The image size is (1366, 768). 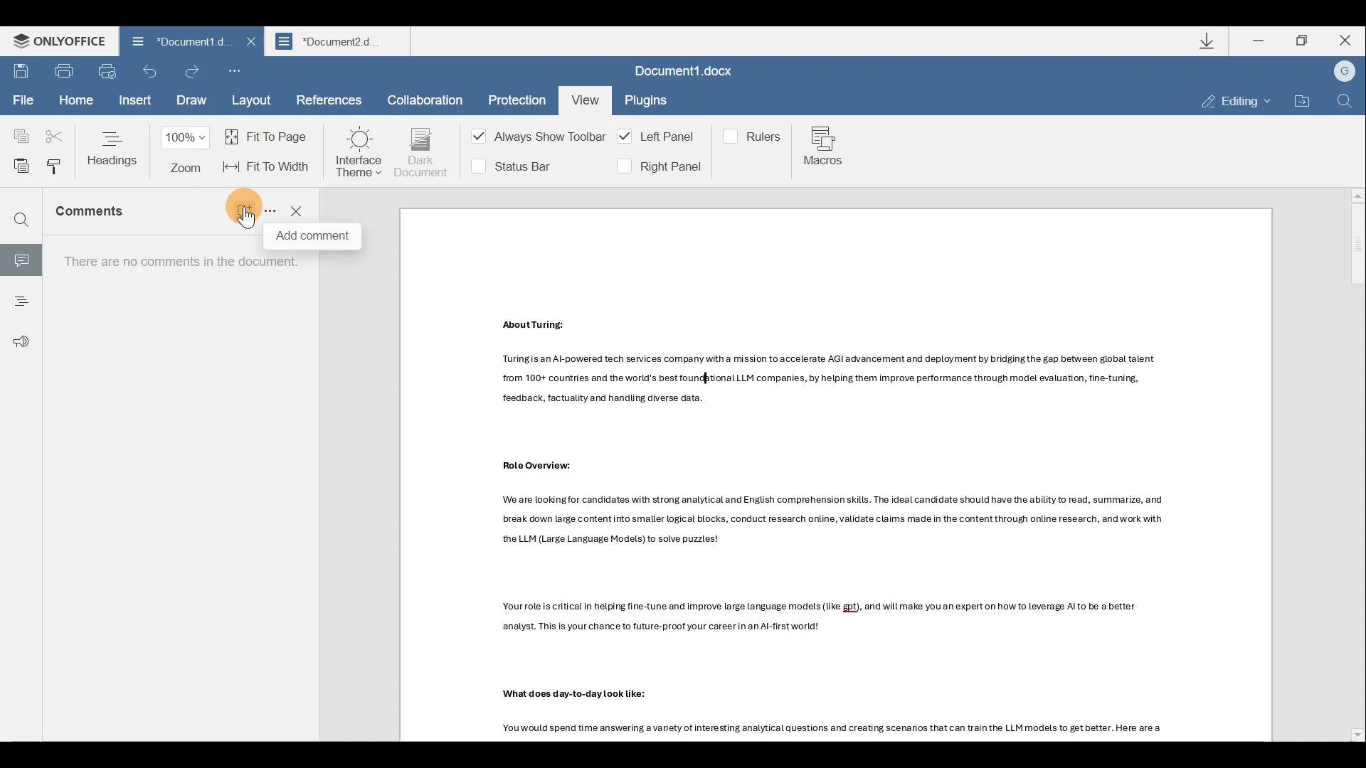 What do you see at coordinates (111, 73) in the screenshot?
I see `Quick print` at bounding box center [111, 73].